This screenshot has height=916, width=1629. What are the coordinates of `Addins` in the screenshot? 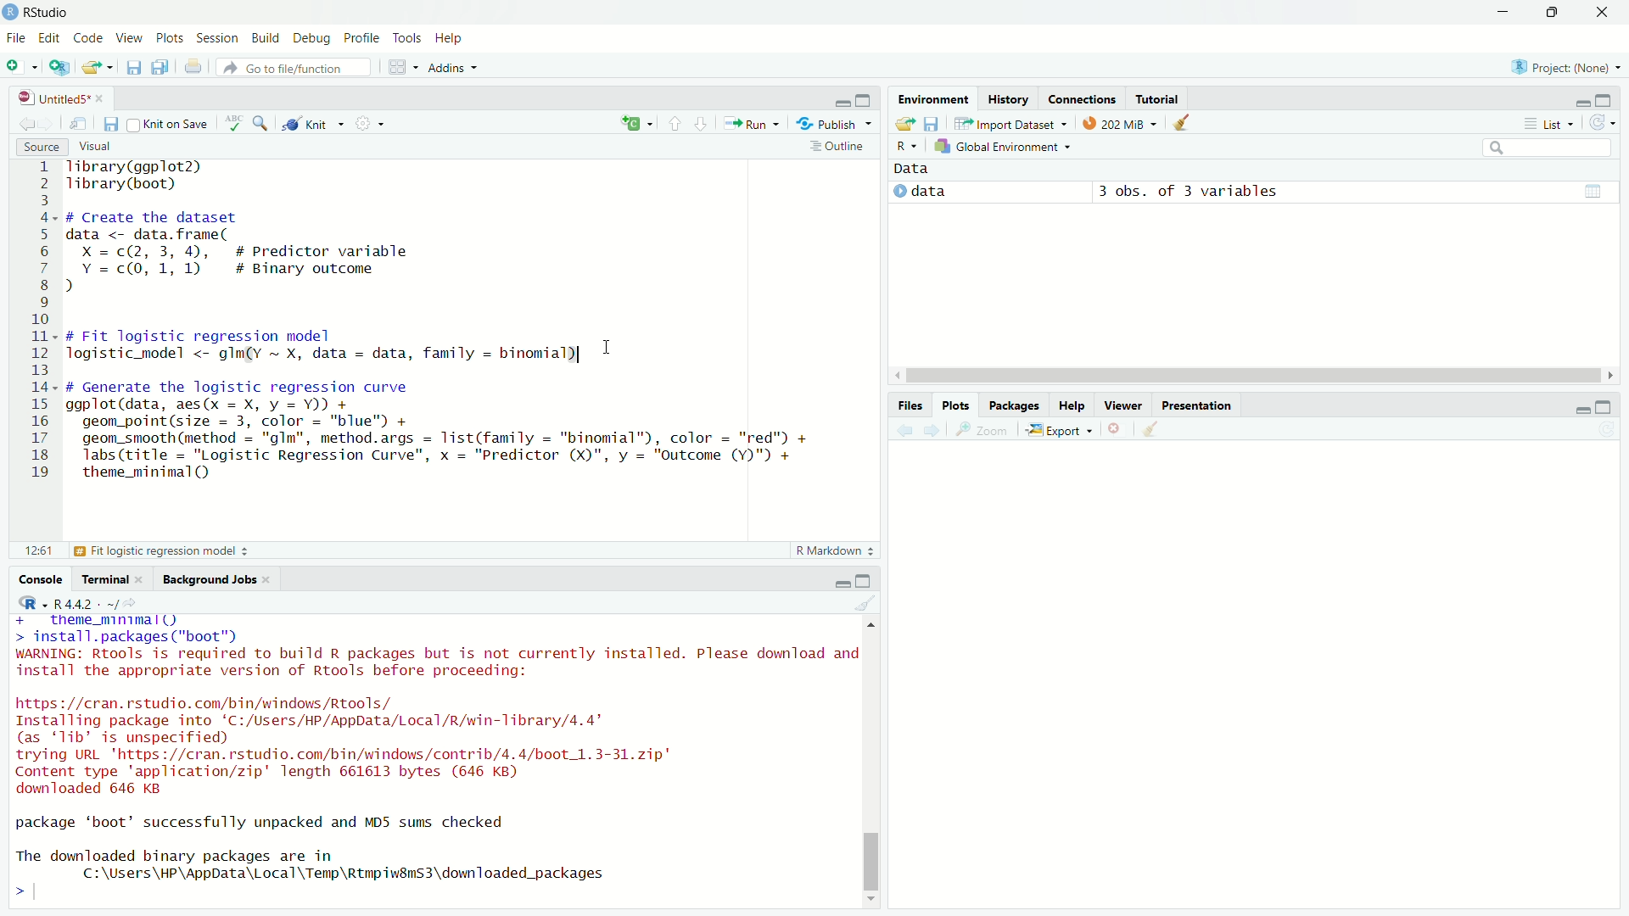 It's located at (454, 67).